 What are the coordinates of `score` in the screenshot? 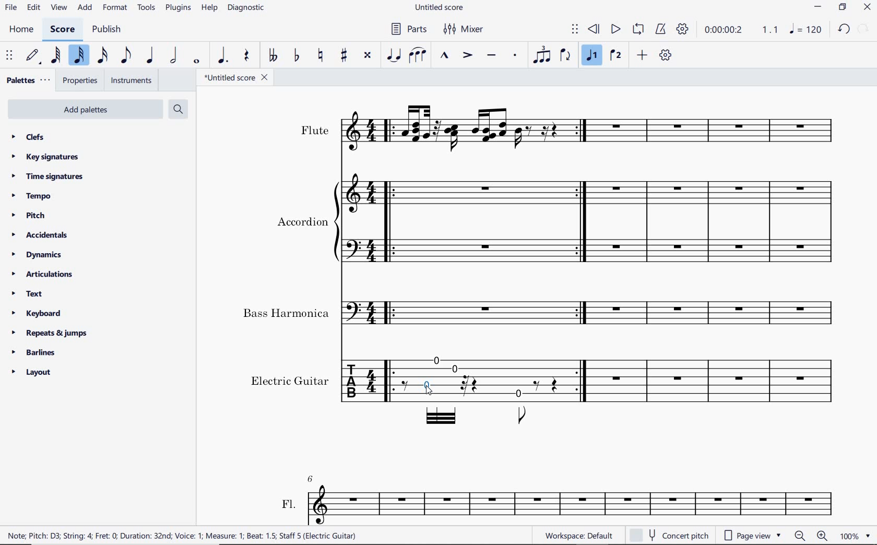 It's located at (64, 30).